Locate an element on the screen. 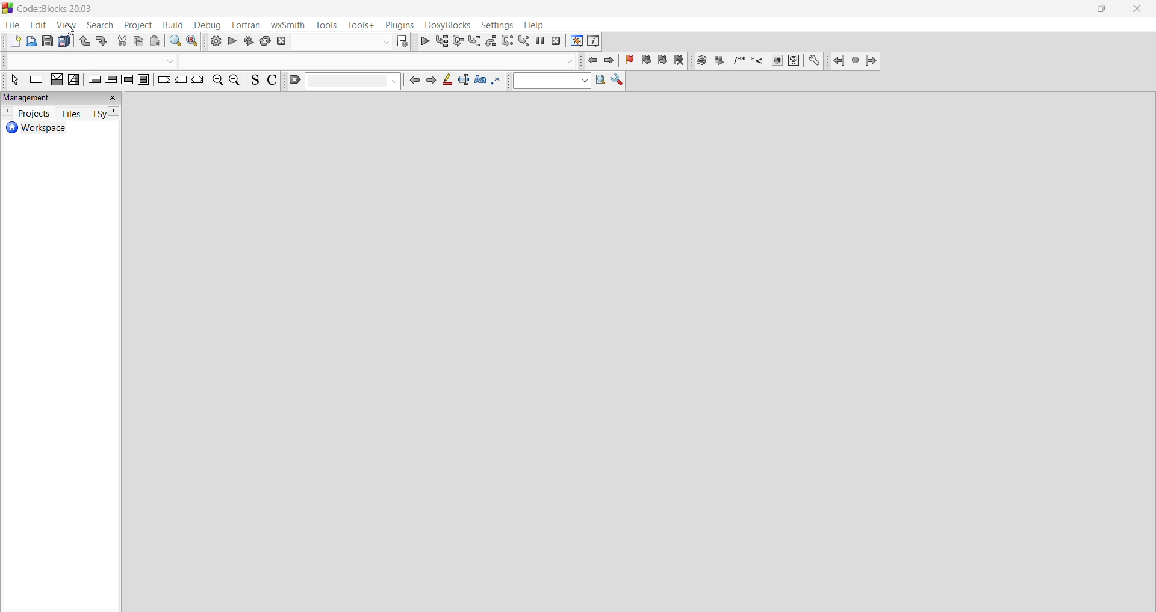 This screenshot has height=612, width=1156. build and run is located at coordinates (250, 42).